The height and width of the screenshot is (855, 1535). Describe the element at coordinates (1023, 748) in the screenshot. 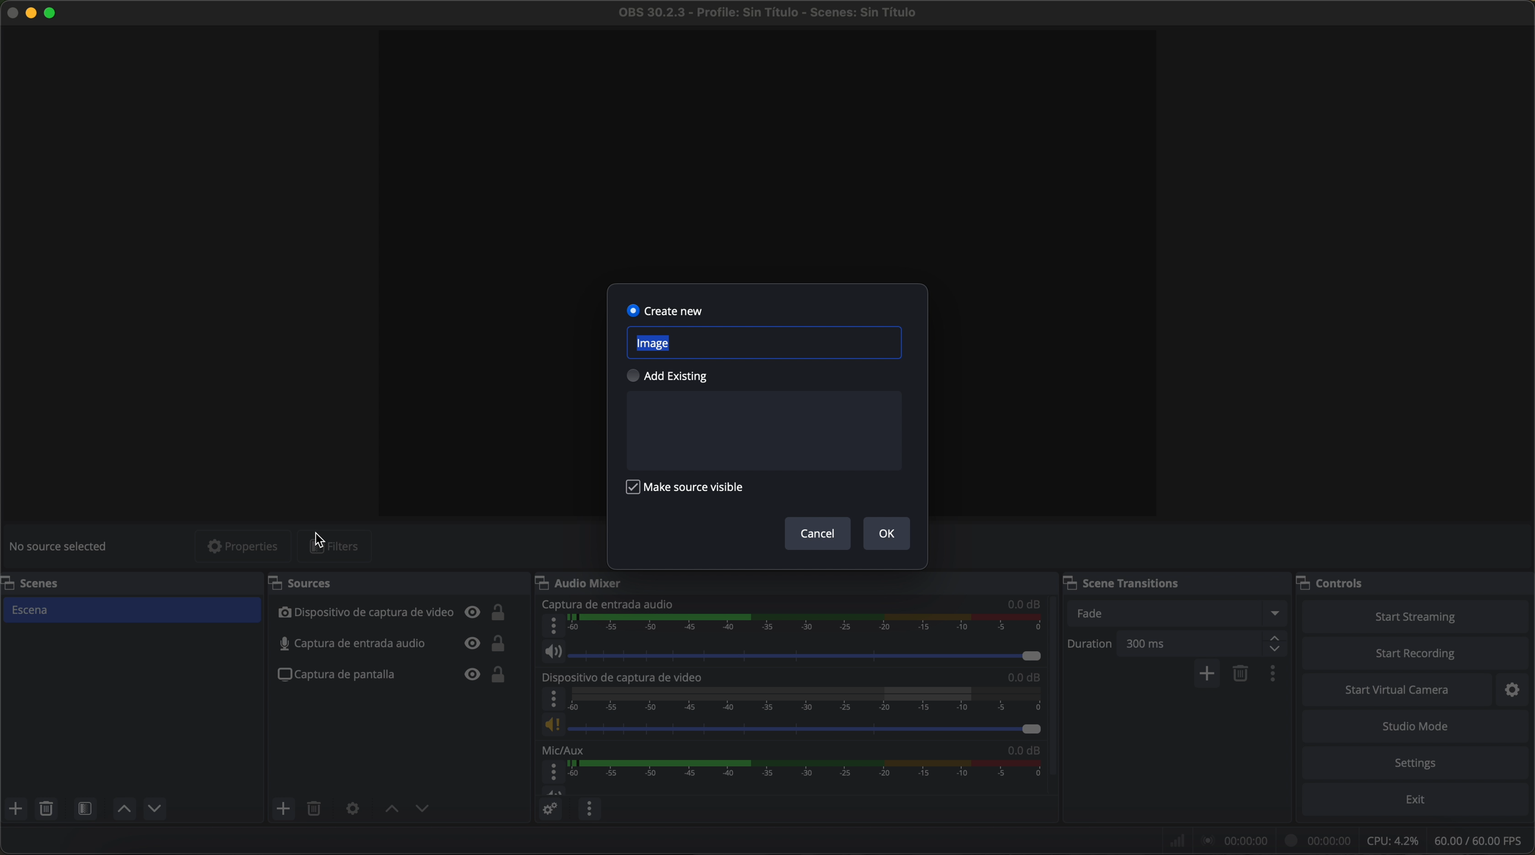

I see `0.0 dB` at that location.